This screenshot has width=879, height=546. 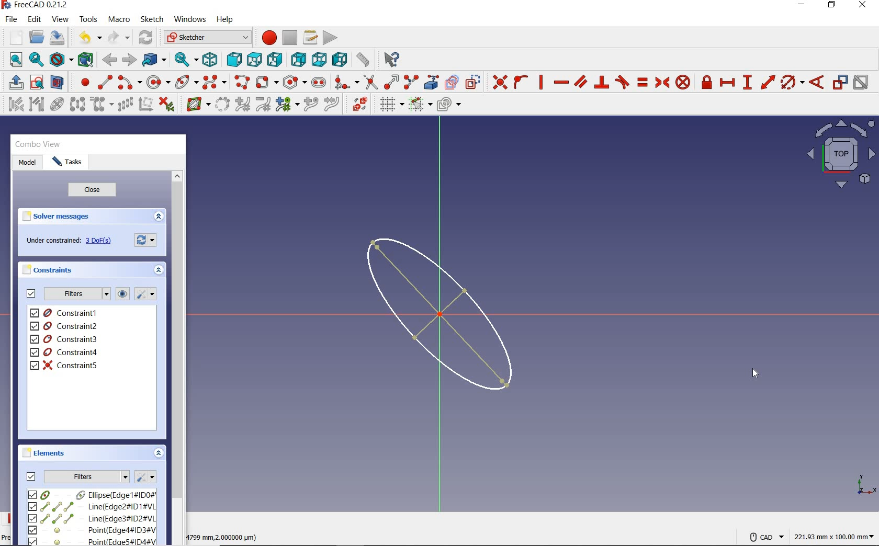 I want to click on toggle driving/ reference constraint, so click(x=840, y=82).